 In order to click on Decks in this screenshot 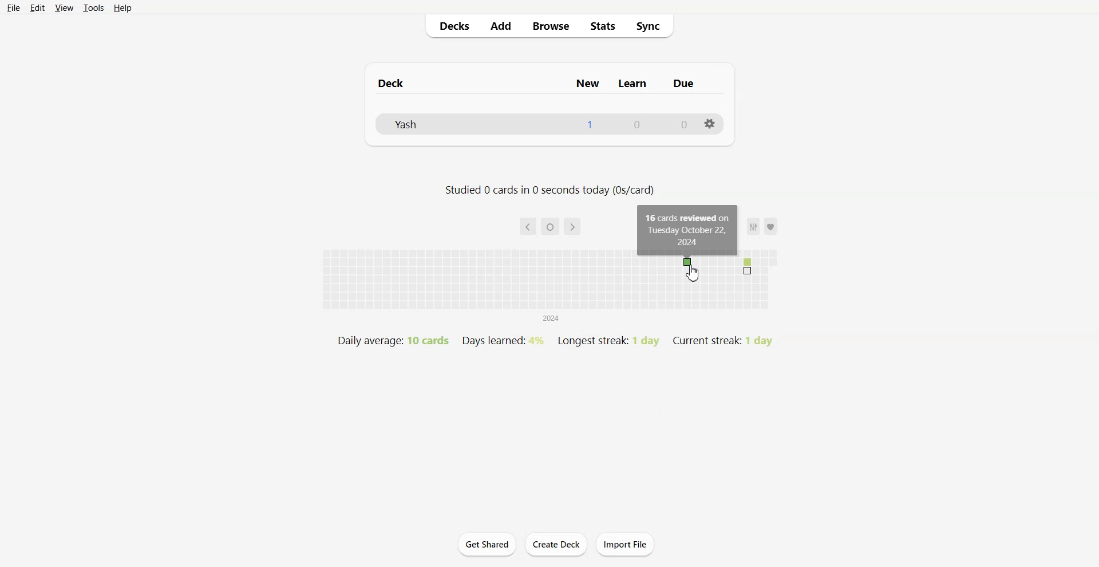, I will do `click(450, 26)`.